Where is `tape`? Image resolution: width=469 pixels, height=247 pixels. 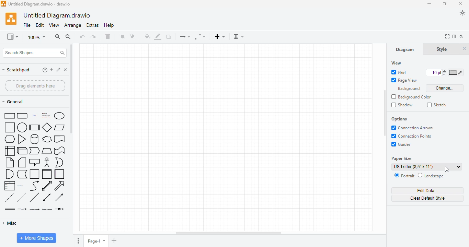
tape is located at coordinates (60, 151).